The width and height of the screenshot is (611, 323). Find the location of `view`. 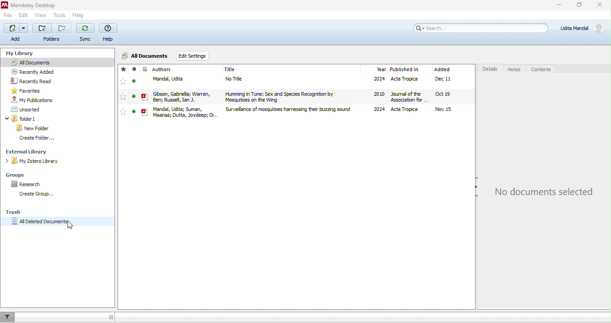

view is located at coordinates (40, 16).